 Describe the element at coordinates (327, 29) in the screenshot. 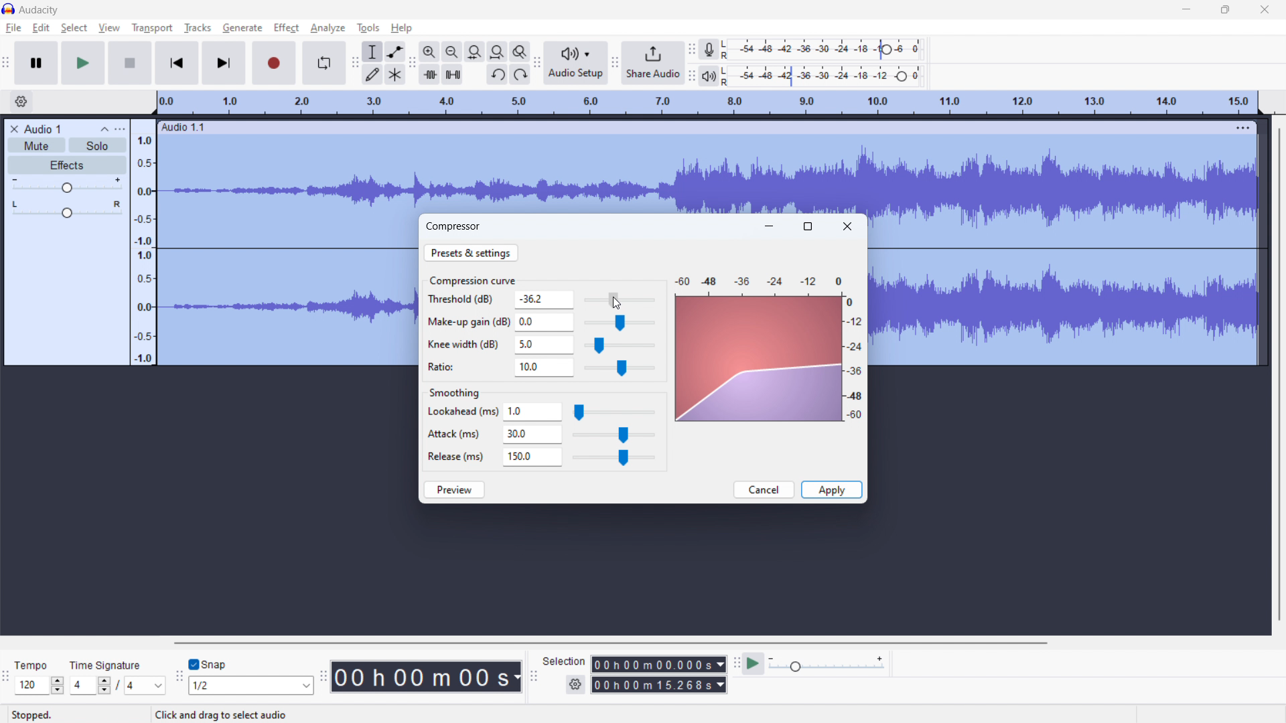

I see `analyze` at that location.